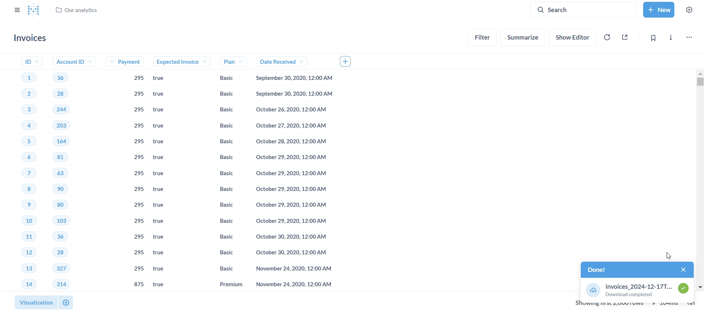 Image resolution: width=704 pixels, height=313 pixels. Describe the element at coordinates (223, 173) in the screenshot. I see `Basic` at that location.